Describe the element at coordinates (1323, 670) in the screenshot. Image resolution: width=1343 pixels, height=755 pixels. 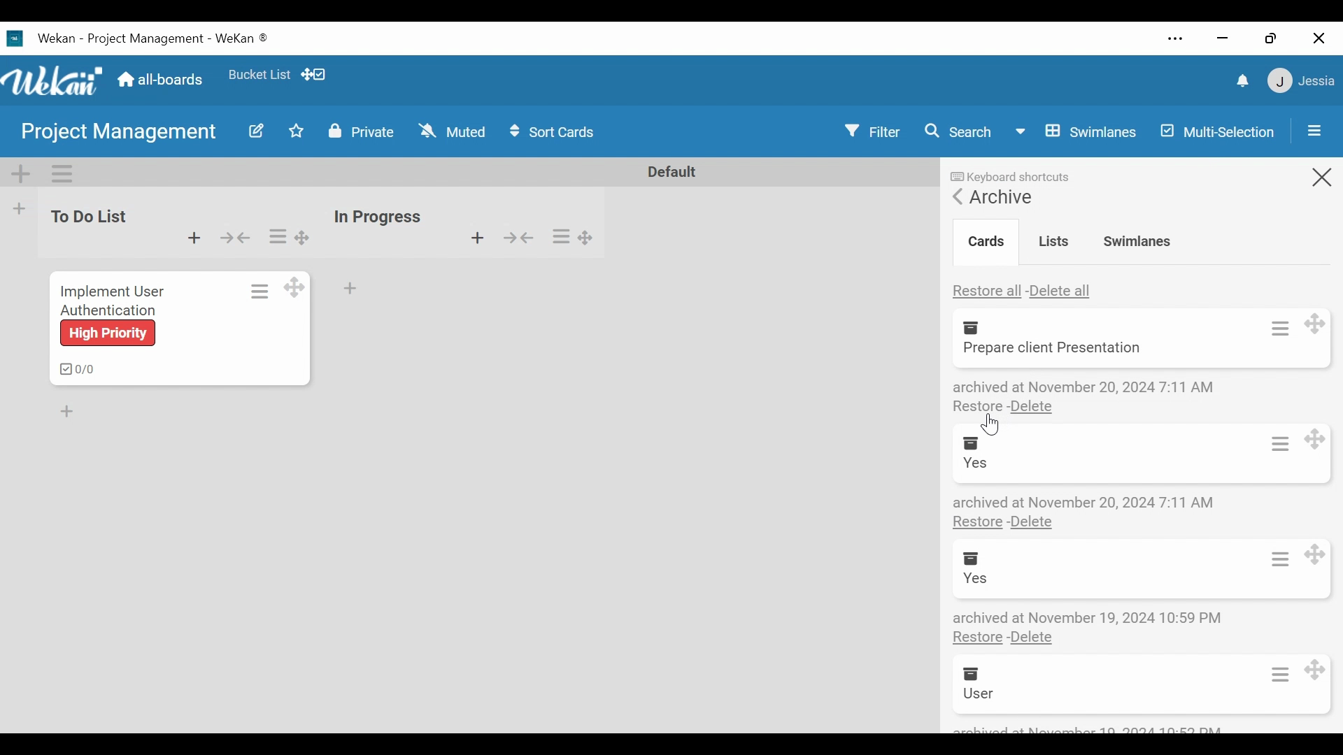
I see `Desktop drag handles` at that location.